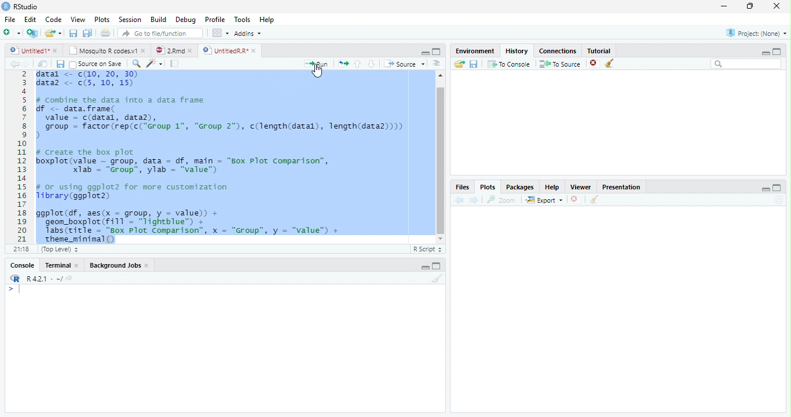 This screenshot has width=791, height=417. I want to click on Save history into a file, so click(474, 64).